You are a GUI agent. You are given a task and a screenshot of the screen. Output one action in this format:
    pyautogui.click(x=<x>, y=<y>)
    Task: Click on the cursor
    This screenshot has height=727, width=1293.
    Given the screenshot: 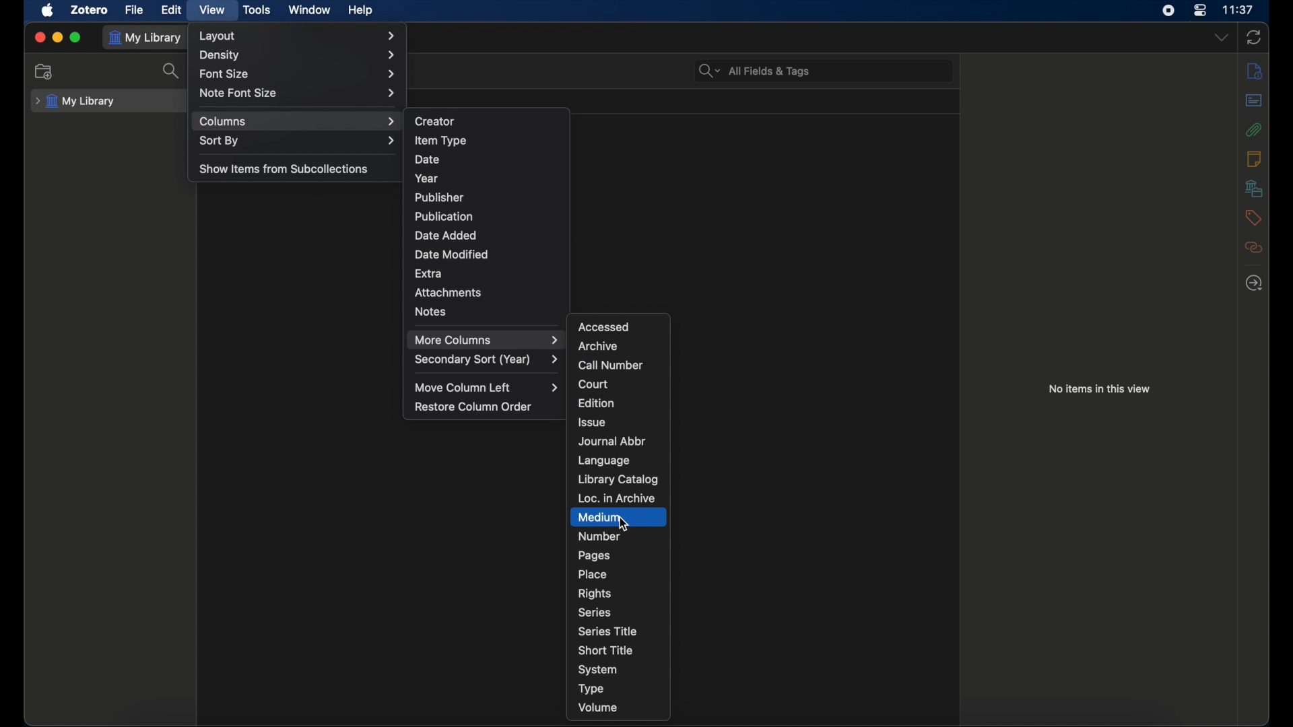 What is the action you would take?
    pyautogui.click(x=626, y=525)
    